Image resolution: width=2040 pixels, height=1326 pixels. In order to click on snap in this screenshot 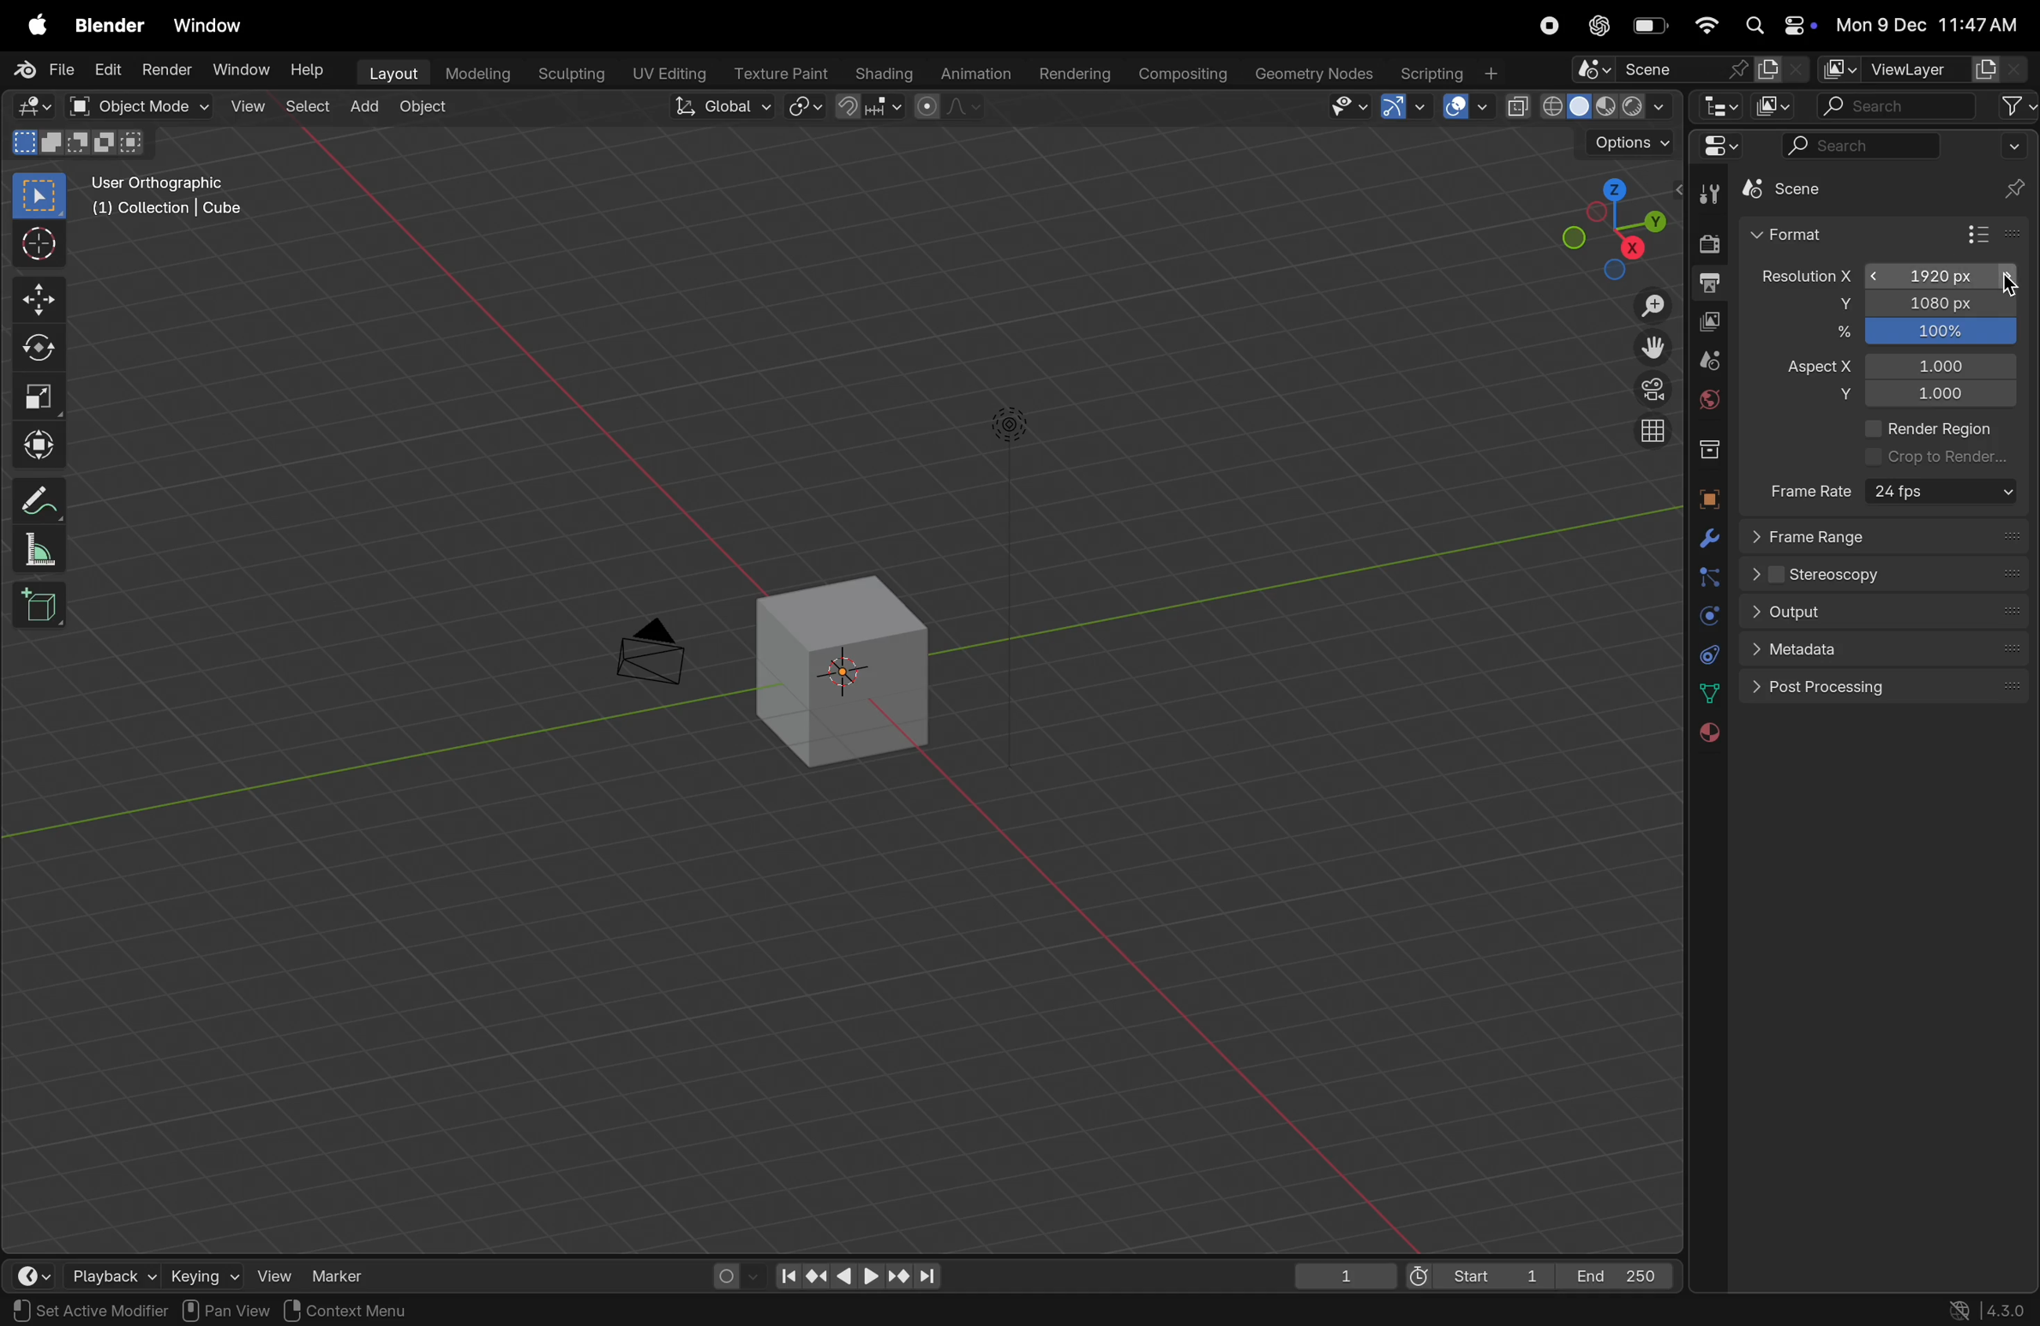, I will do `click(868, 109)`.